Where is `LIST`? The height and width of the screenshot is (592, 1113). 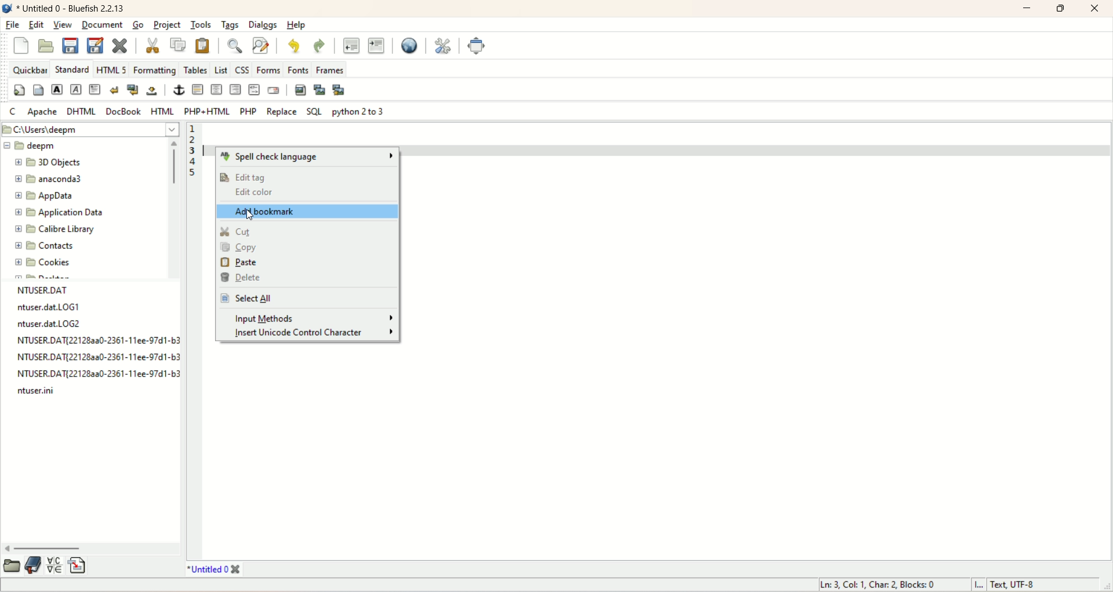
LIST is located at coordinates (221, 70).